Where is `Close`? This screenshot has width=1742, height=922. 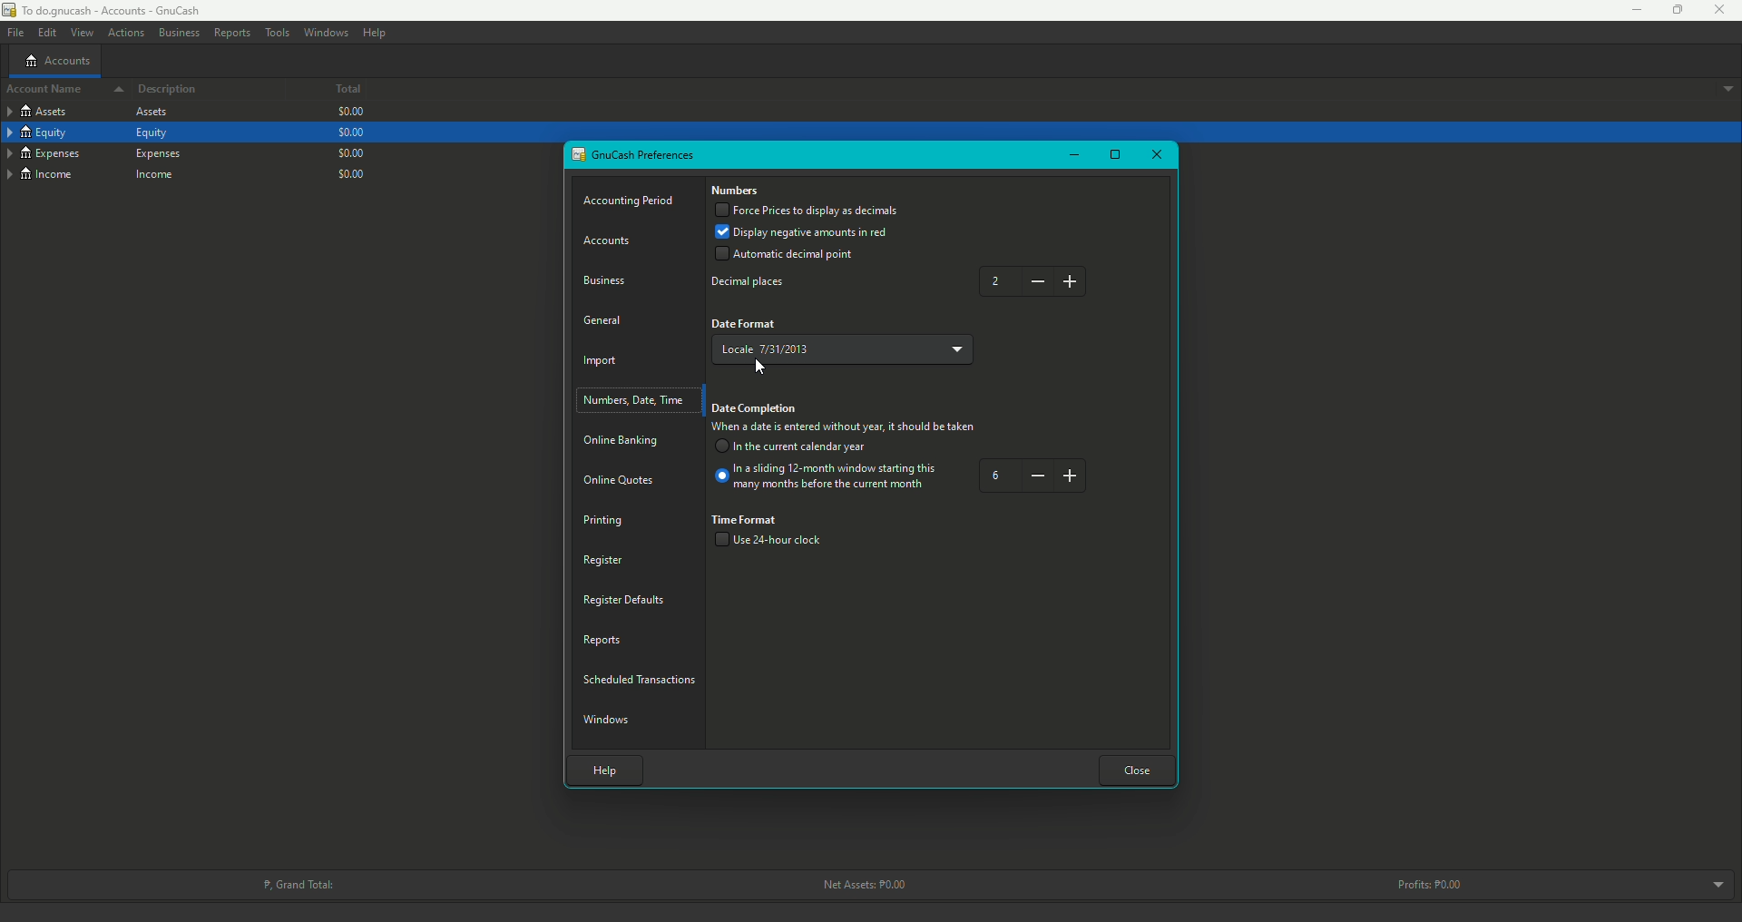 Close is located at coordinates (1720, 11).